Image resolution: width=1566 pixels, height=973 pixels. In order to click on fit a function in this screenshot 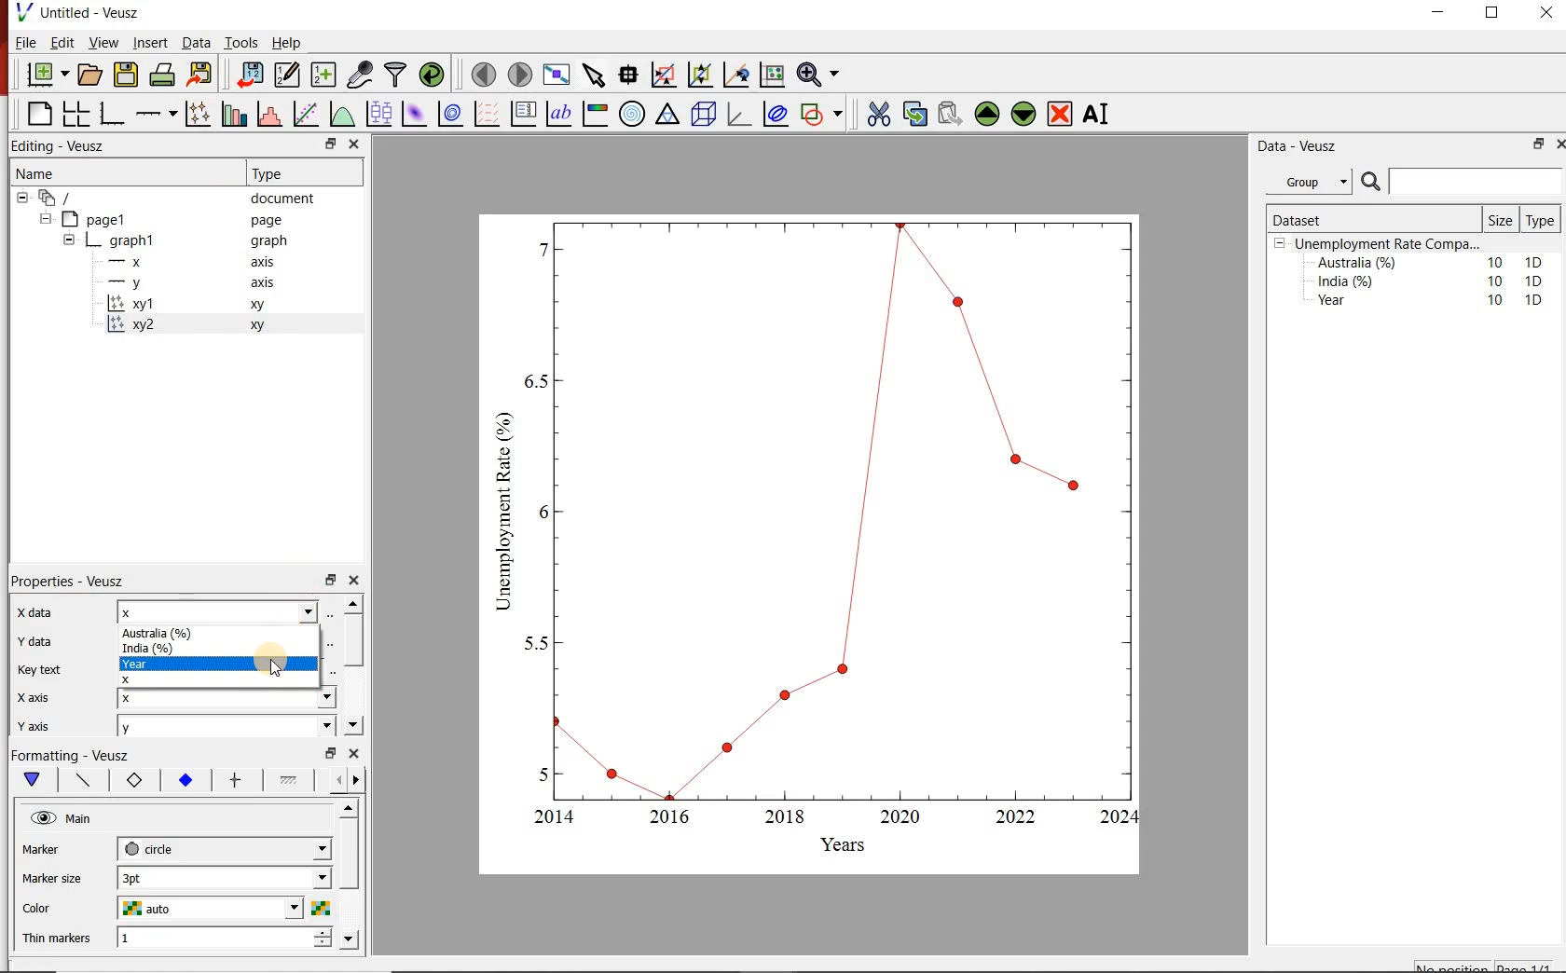, I will do `click(305, 114)`.